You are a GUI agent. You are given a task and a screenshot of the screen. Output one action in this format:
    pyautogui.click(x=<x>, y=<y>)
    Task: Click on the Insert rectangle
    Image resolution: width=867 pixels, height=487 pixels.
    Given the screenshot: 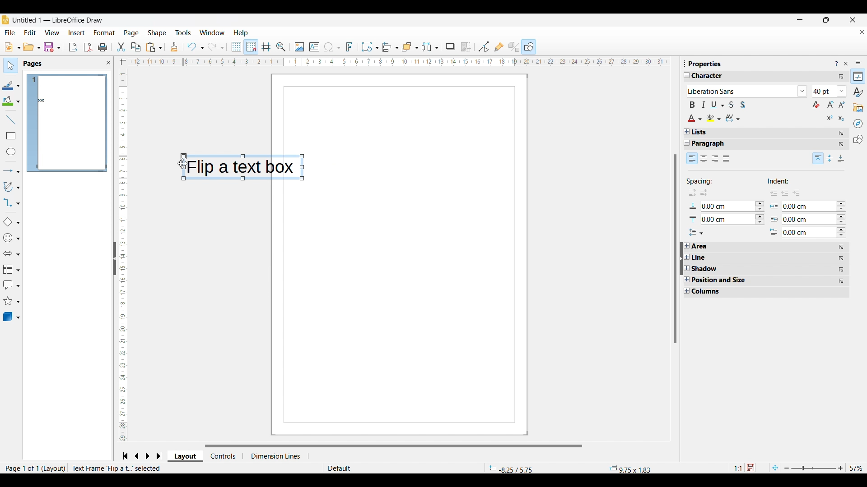 What is the action you would take?
    pyautogui.click(x=11, y=136)
    